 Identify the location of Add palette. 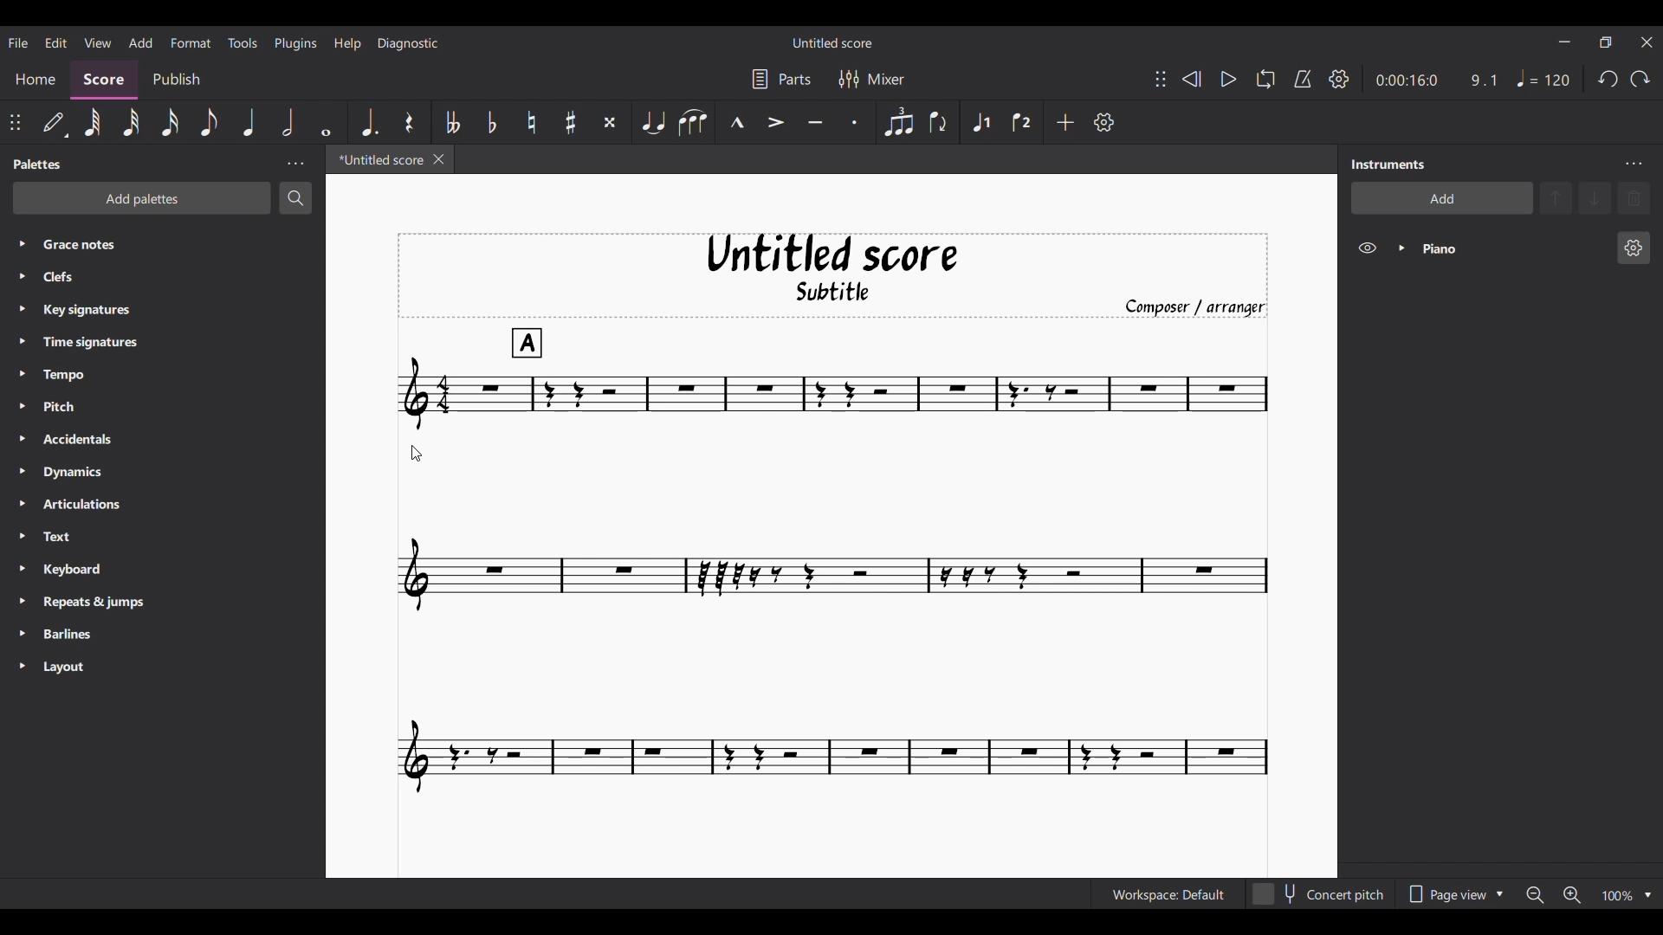
(142, 198).